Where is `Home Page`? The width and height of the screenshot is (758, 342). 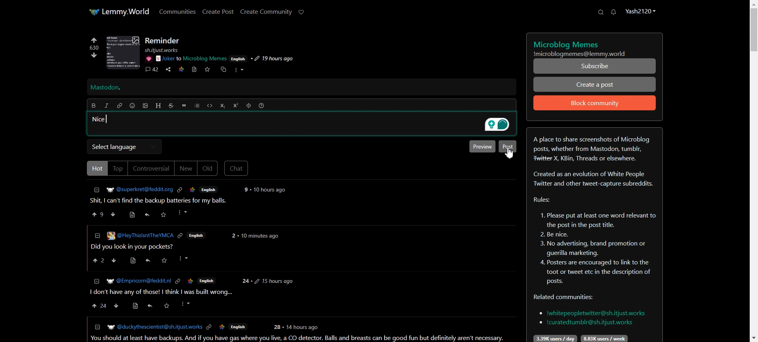
Home Page is located at coordinates (119, 11).